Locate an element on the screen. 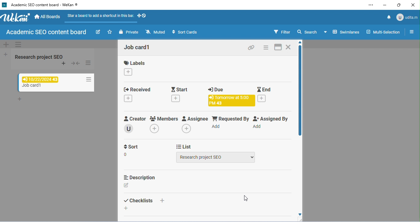  minimize is located at coordinates (385, 5).